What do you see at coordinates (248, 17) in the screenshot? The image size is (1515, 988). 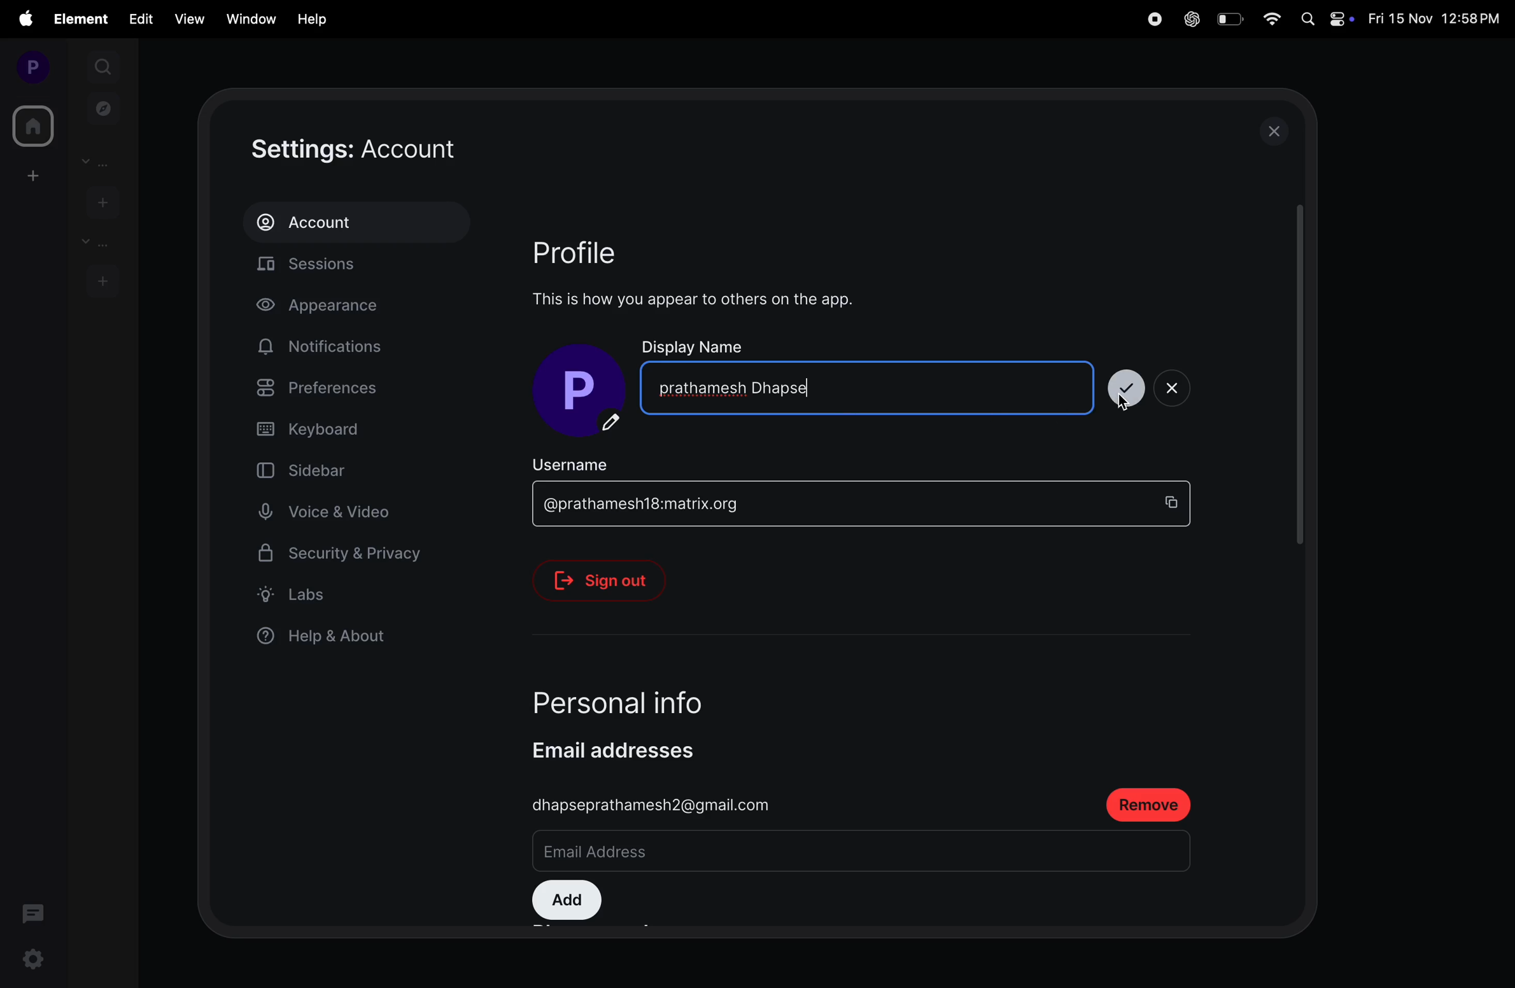 I see `window` at bounding box center [248, 17].